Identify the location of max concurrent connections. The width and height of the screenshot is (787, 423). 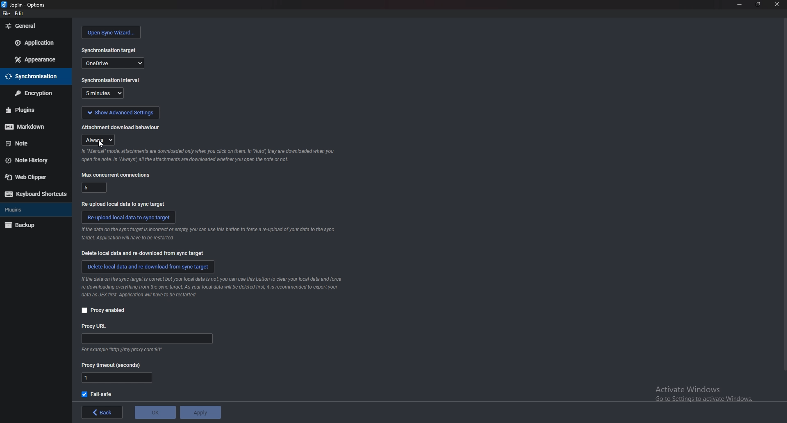
(117, 175).